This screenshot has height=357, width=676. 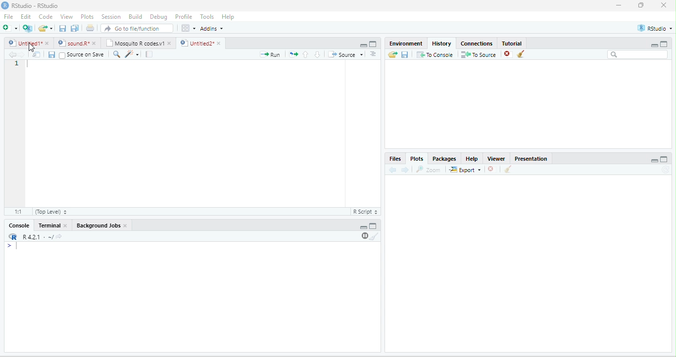 I want to click on down, so click(x=317, y=54).